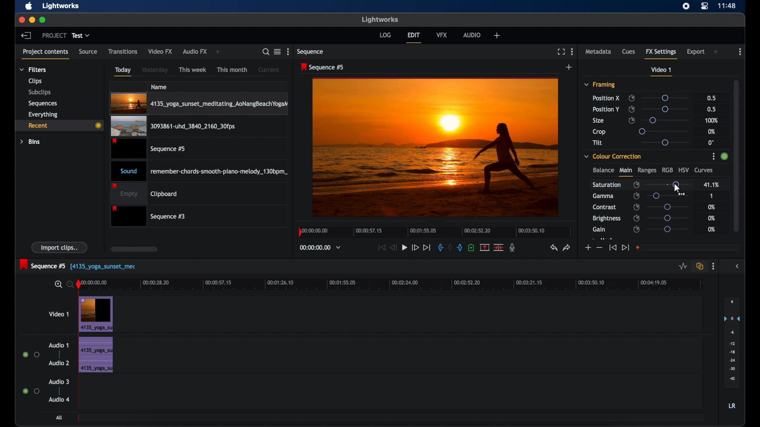  Describe the element at coordinates (665, 120) in the screenshot. I see `slider` at that location.